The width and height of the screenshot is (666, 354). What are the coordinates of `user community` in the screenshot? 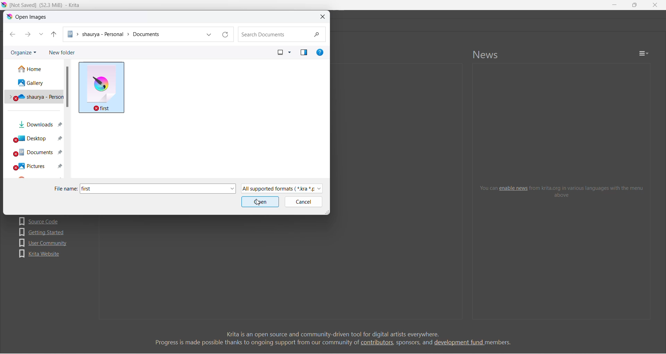 It's located at (43, 243).